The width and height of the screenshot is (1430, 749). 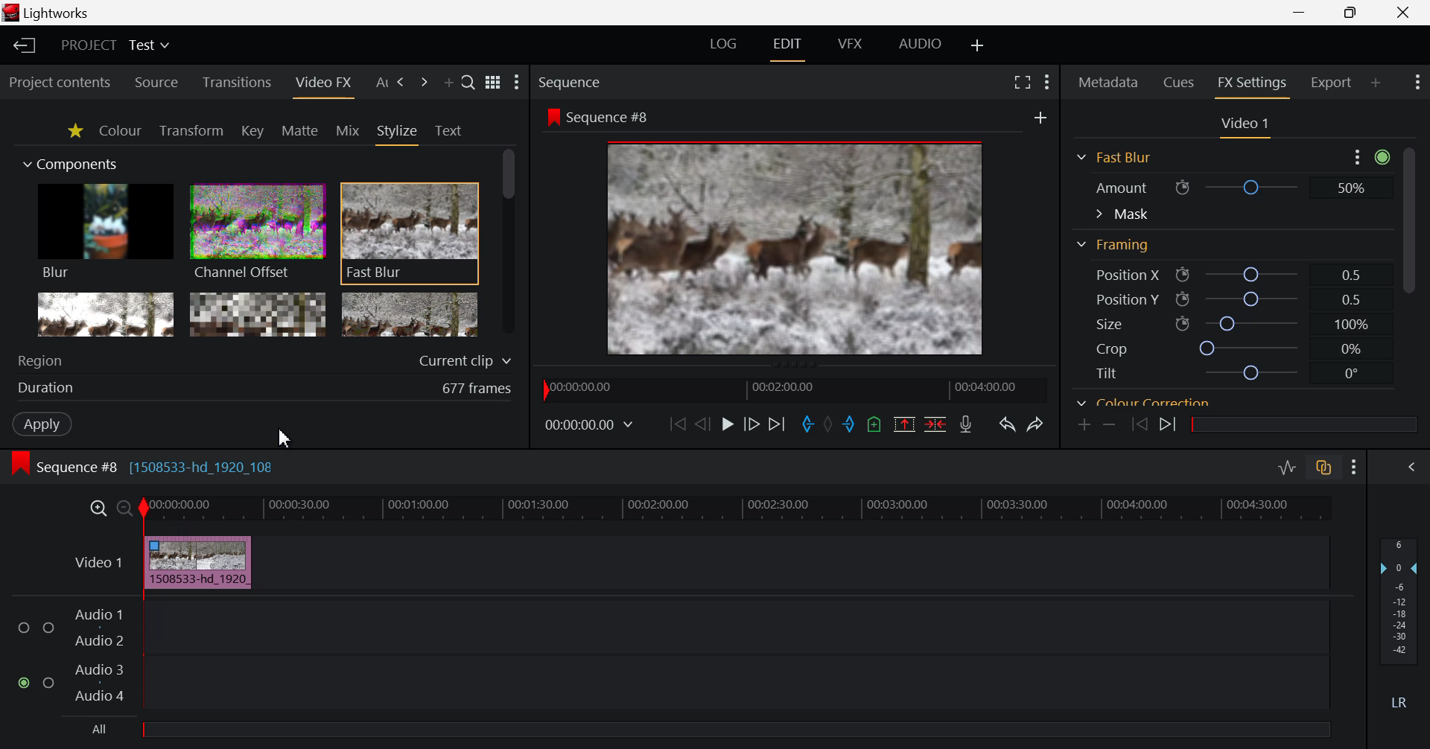 I want to click on Close, so click(x=1402, y=12).